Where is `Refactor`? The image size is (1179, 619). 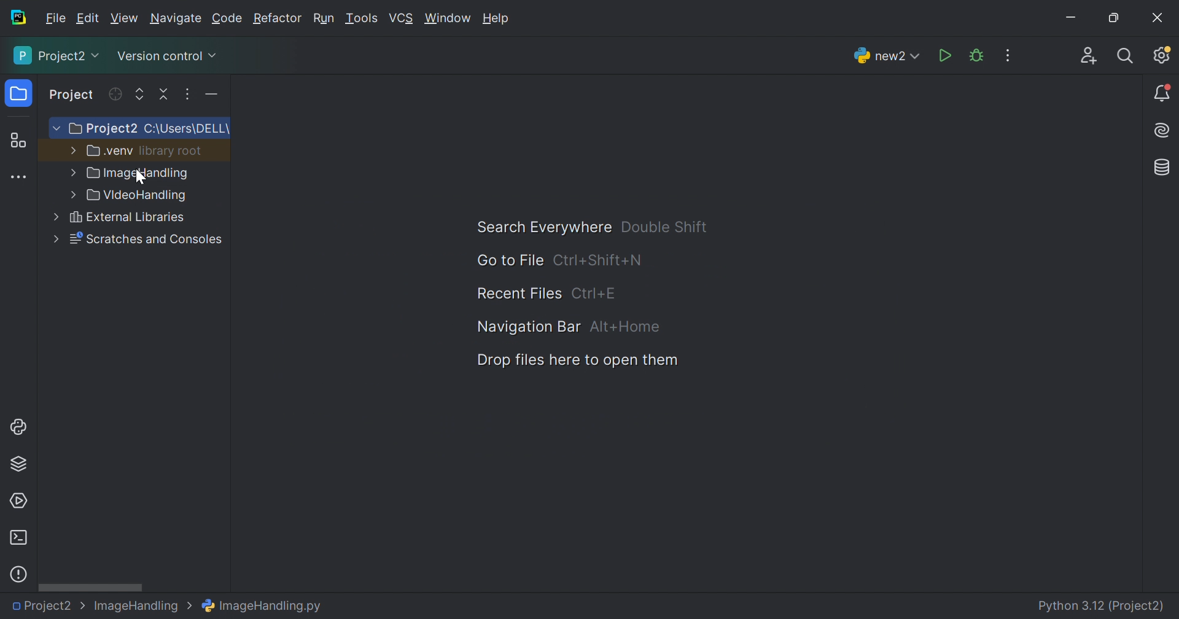
Refactor is located at coordinates (276, 20).